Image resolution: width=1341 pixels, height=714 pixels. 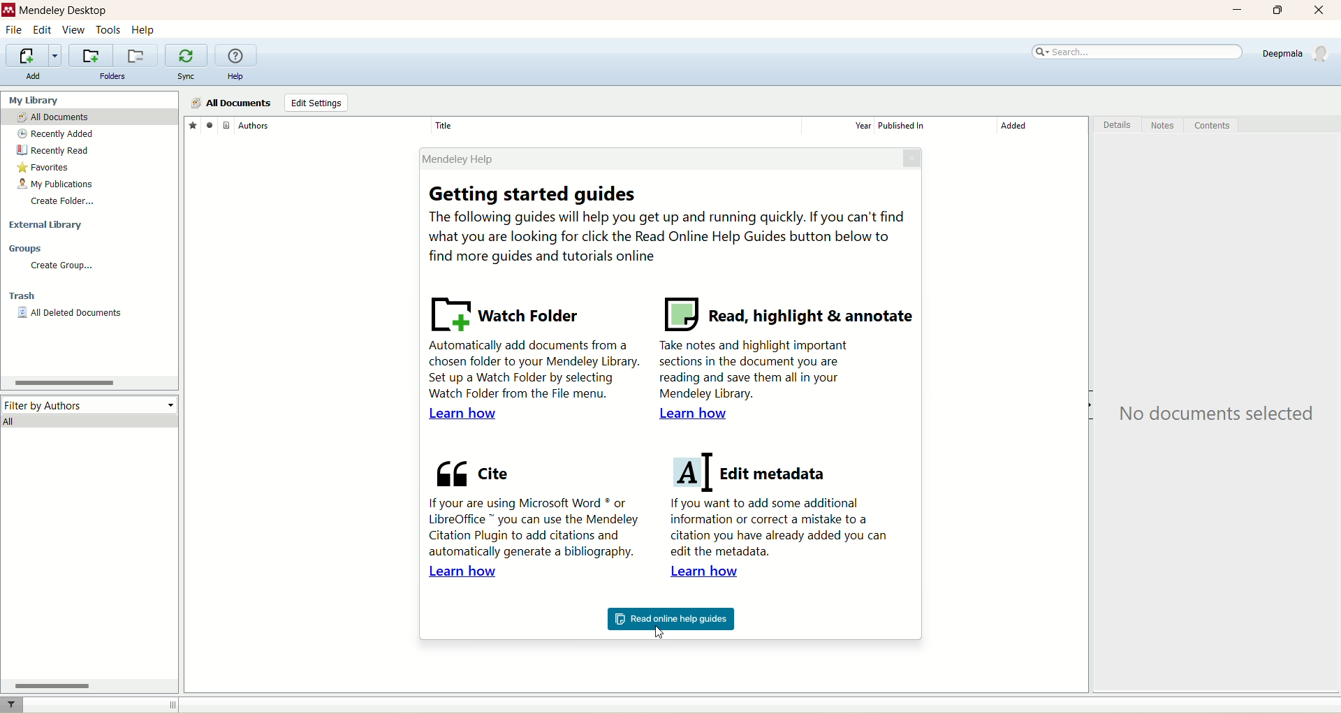 I want to click on horizontal scroll bar, so click(x=89, y=686).